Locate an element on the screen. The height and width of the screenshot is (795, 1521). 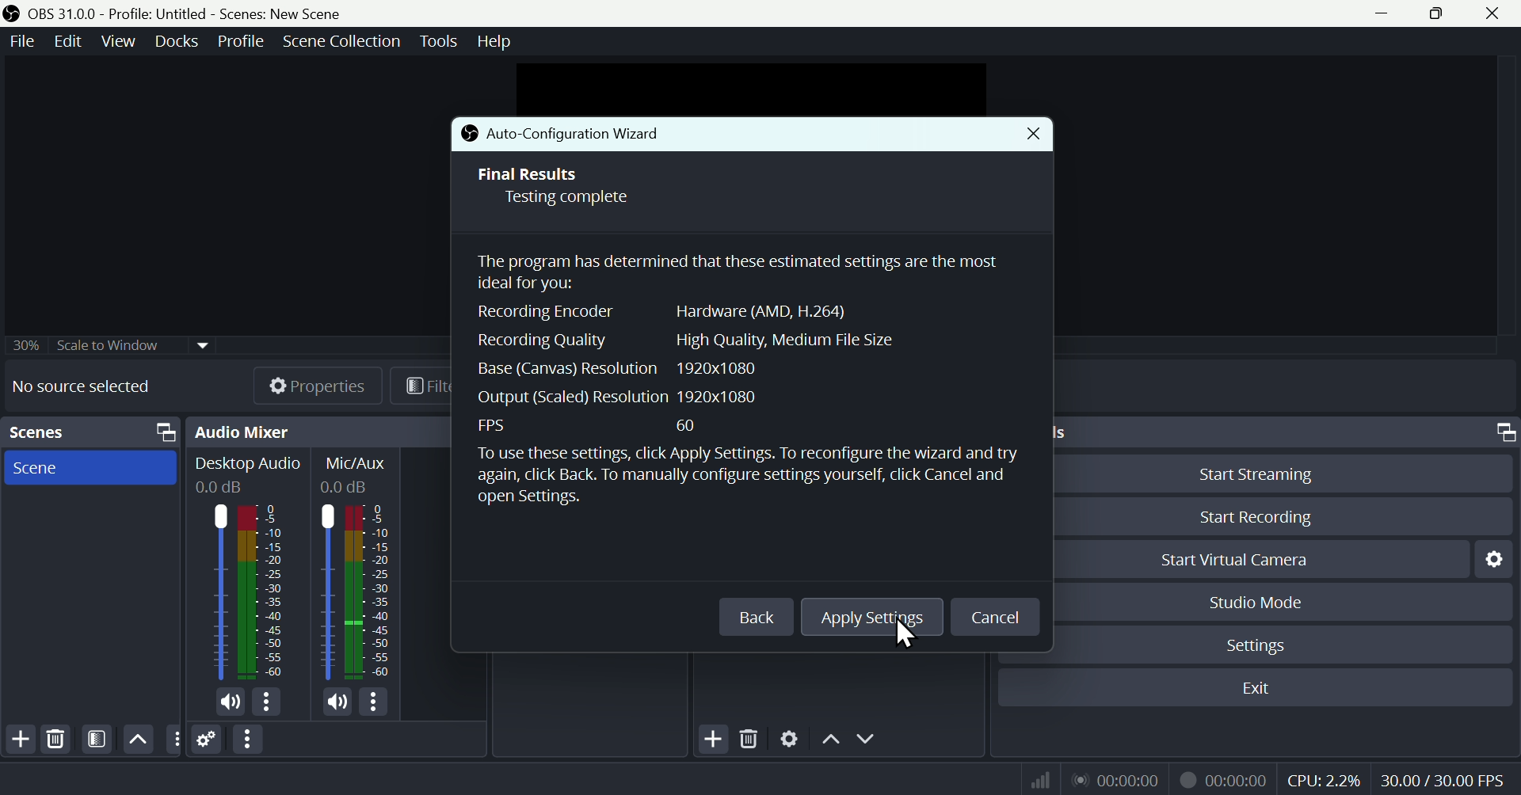
Signal is located at coordinates (1035, 779).